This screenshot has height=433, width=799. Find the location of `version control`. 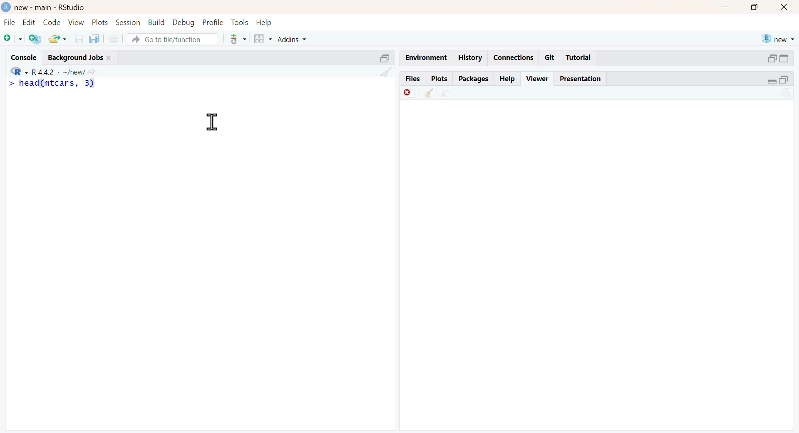

version control is located at coordinates (236, 39).